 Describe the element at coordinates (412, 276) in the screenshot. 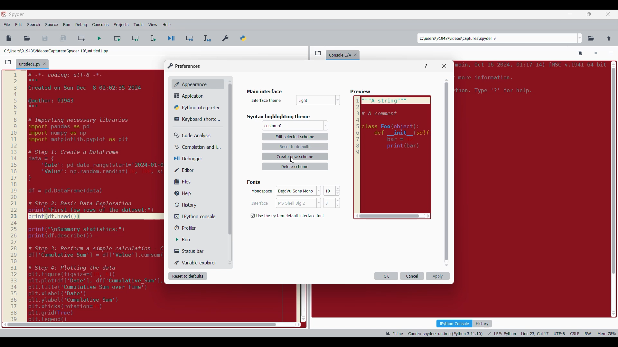

I see `Cancel` at that location.